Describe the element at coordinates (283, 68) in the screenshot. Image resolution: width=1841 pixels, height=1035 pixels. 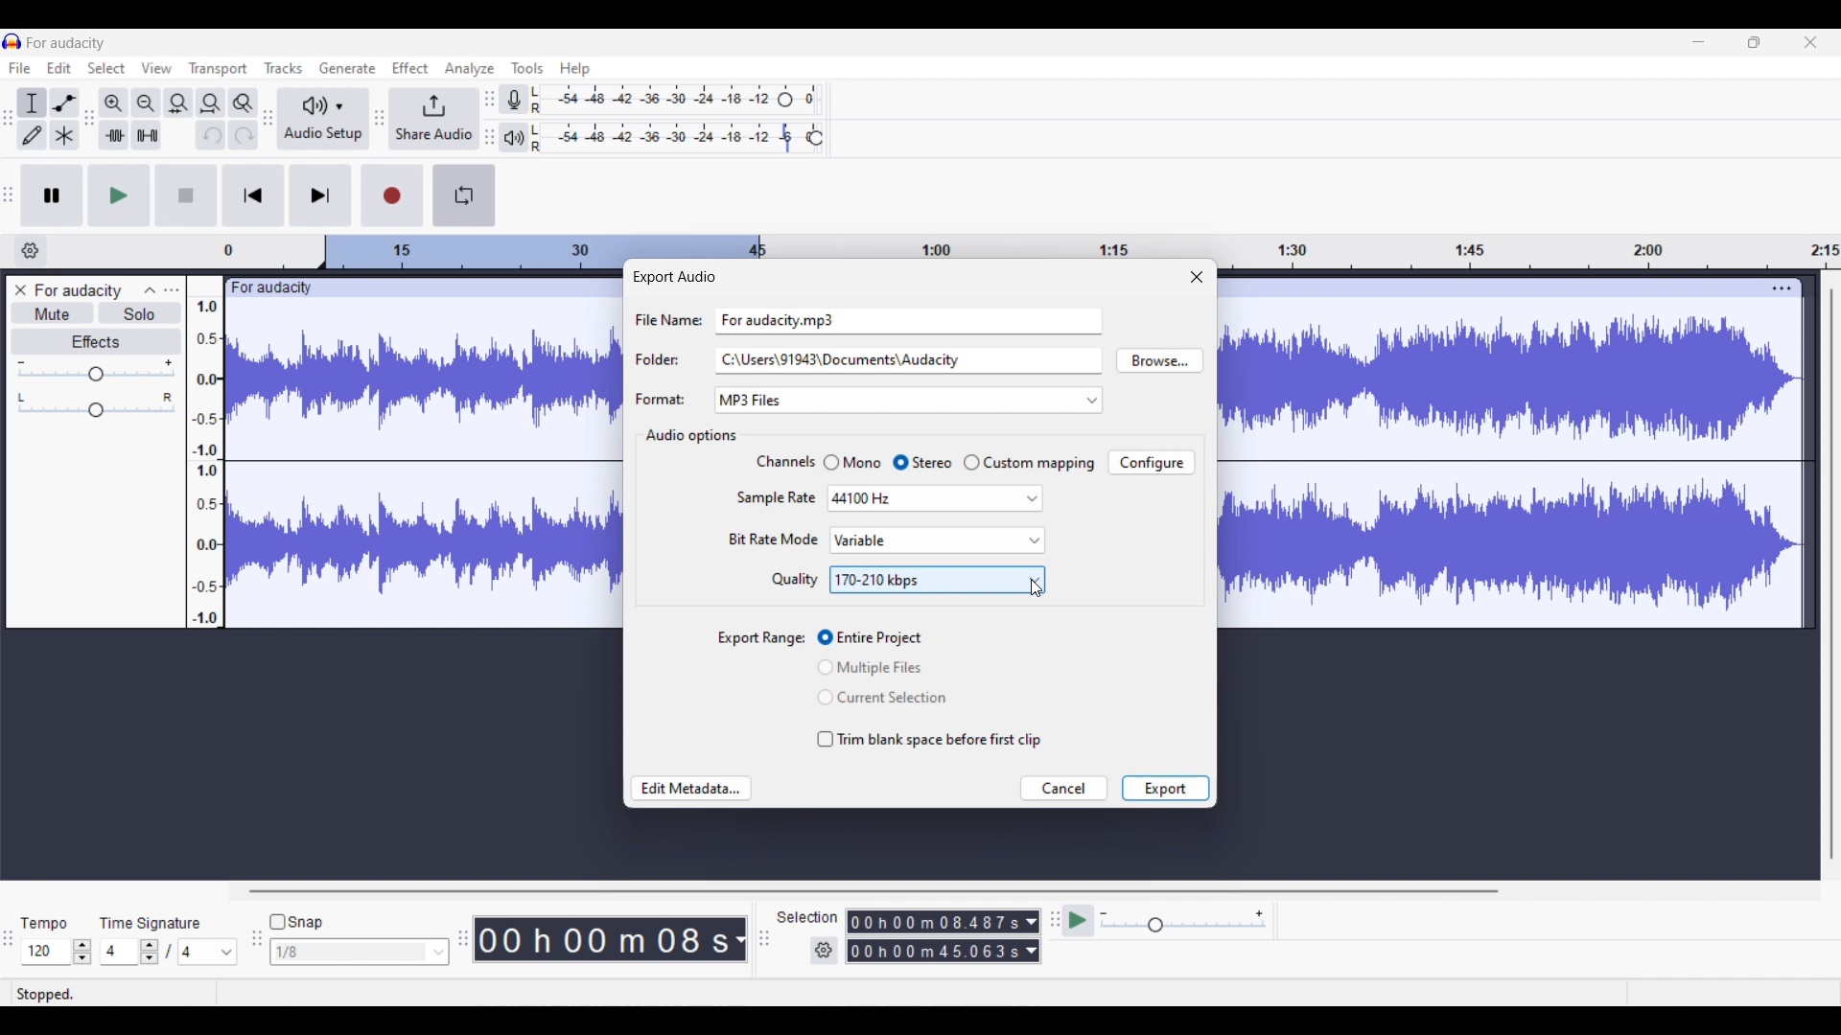
I see `Tracks menu` at that location.